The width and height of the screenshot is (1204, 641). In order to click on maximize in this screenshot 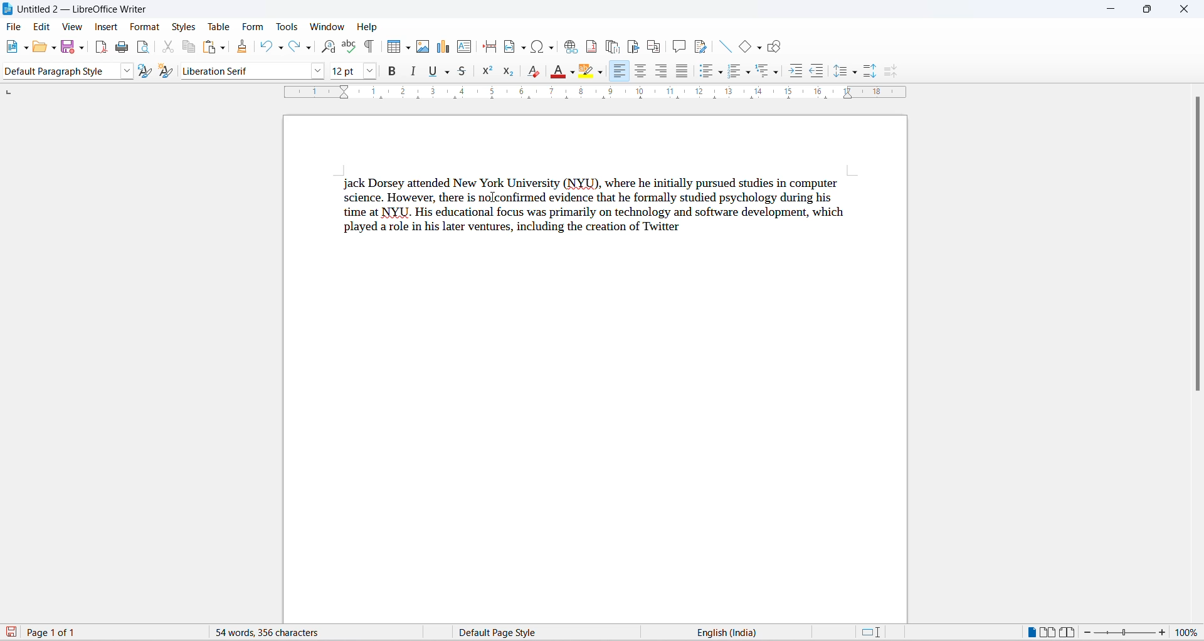, I will do `click(1146, 11)`.